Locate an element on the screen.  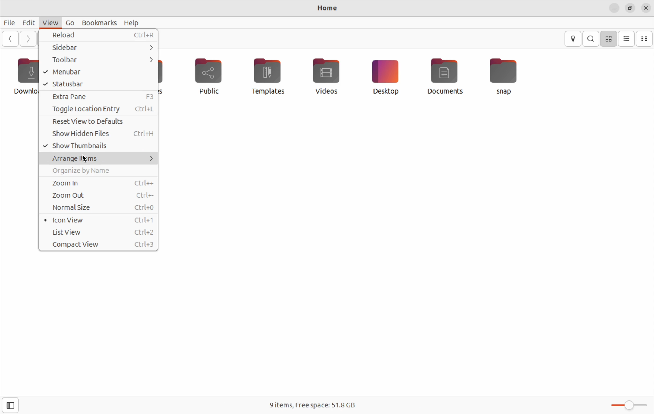
Go back is located at coordinates (10, 38).